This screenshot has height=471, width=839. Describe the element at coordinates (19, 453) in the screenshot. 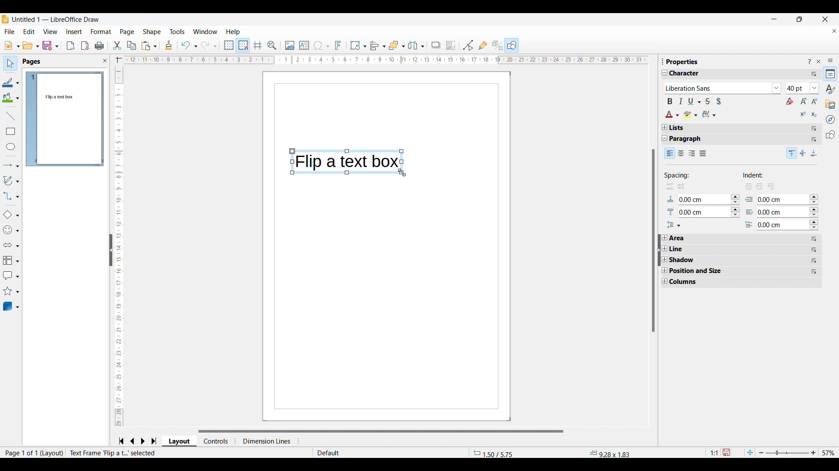

I see `Page 1 of 1` at that location.